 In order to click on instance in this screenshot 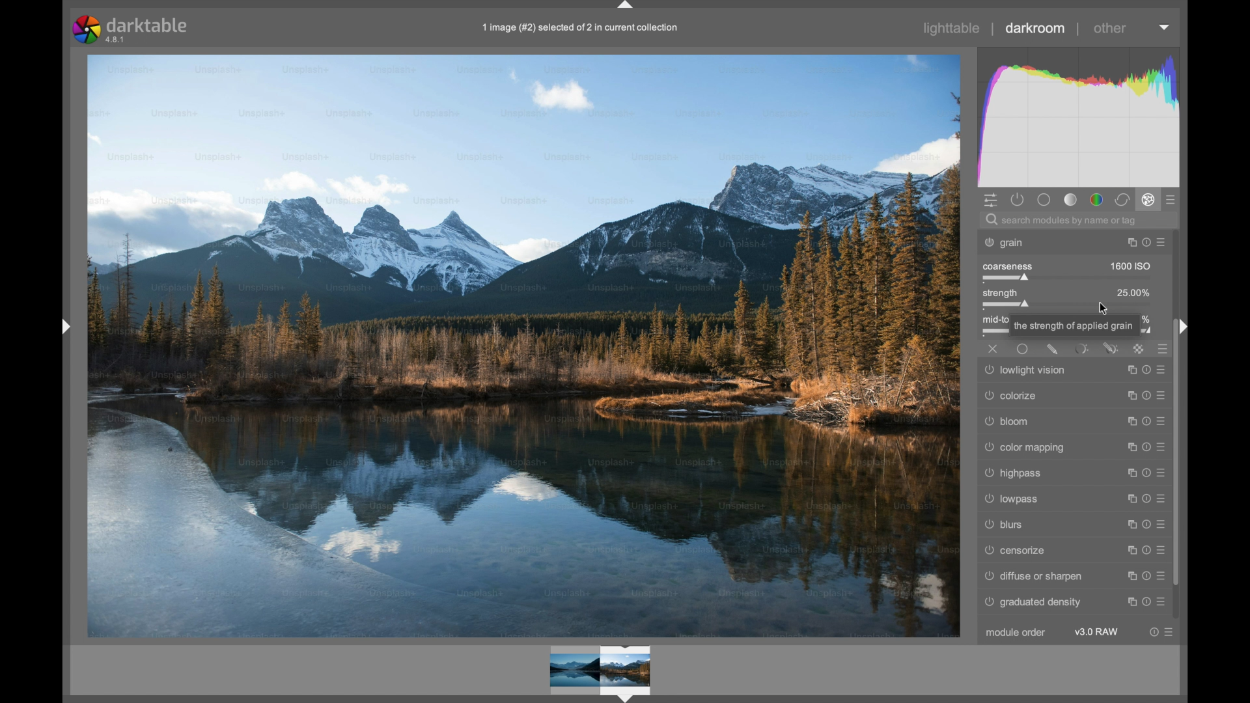, I will do `click(1128, 368)`.